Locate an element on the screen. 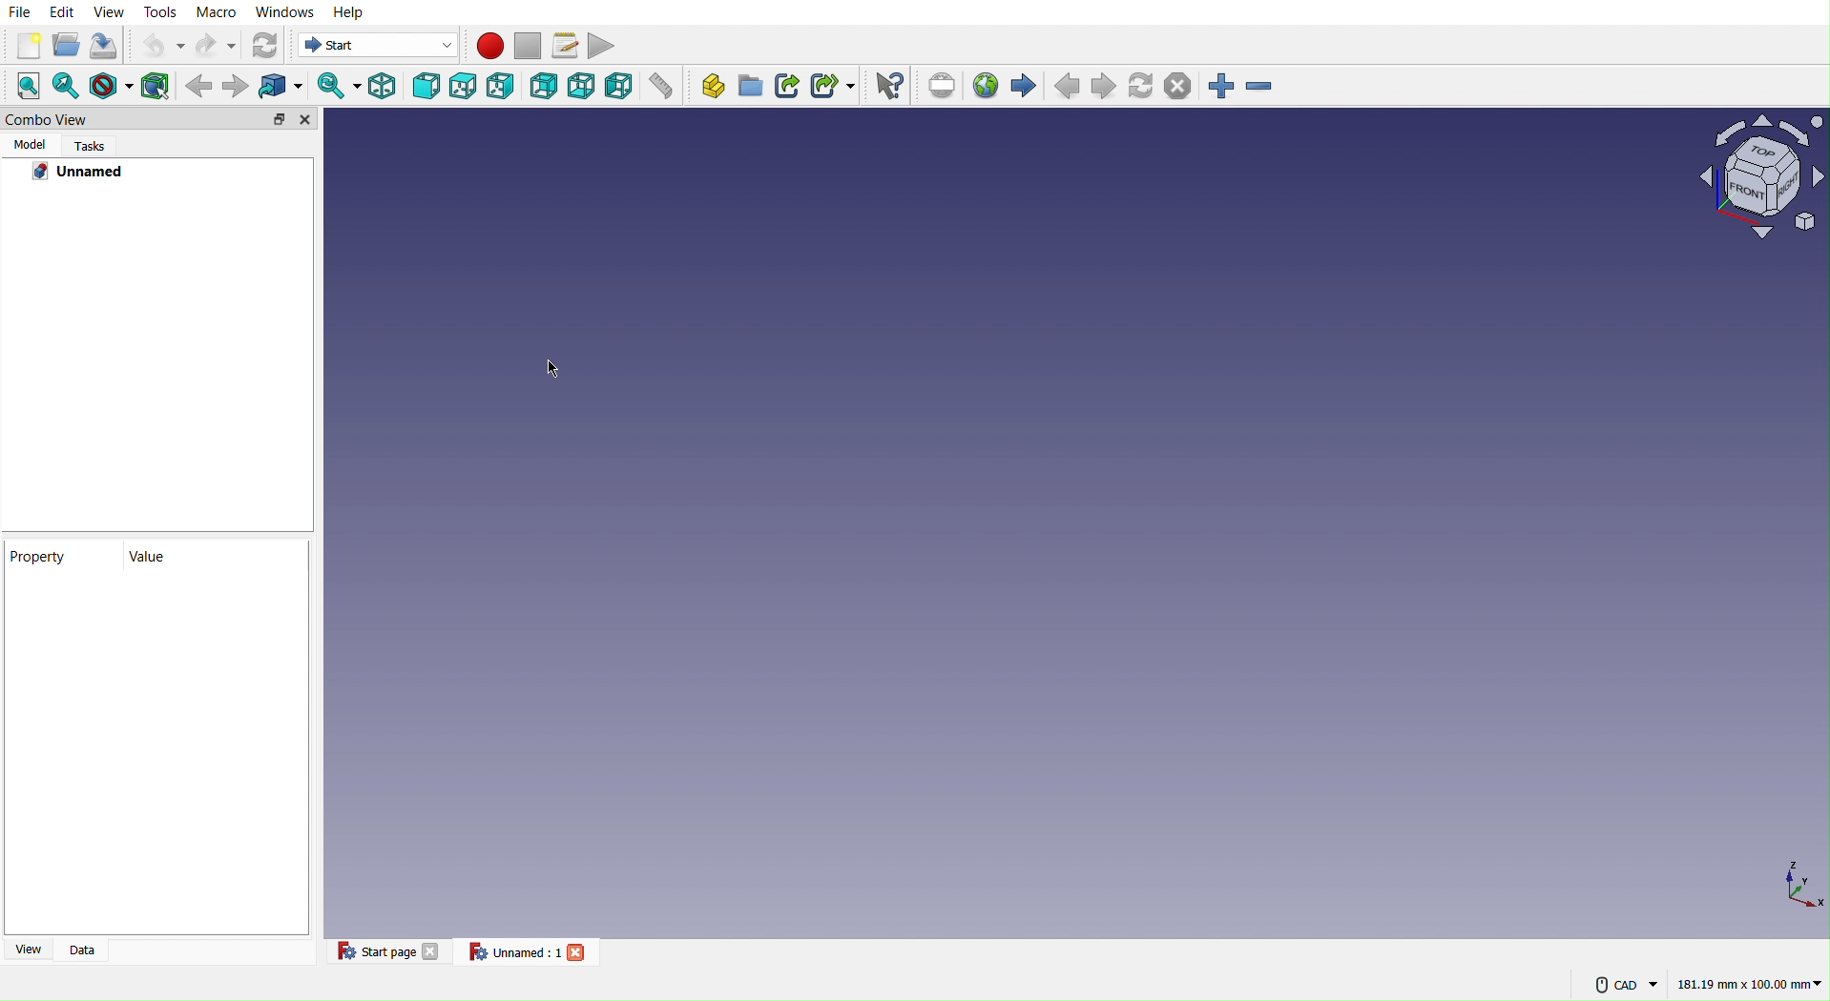  Next page is located at coordinates (1103, 86).